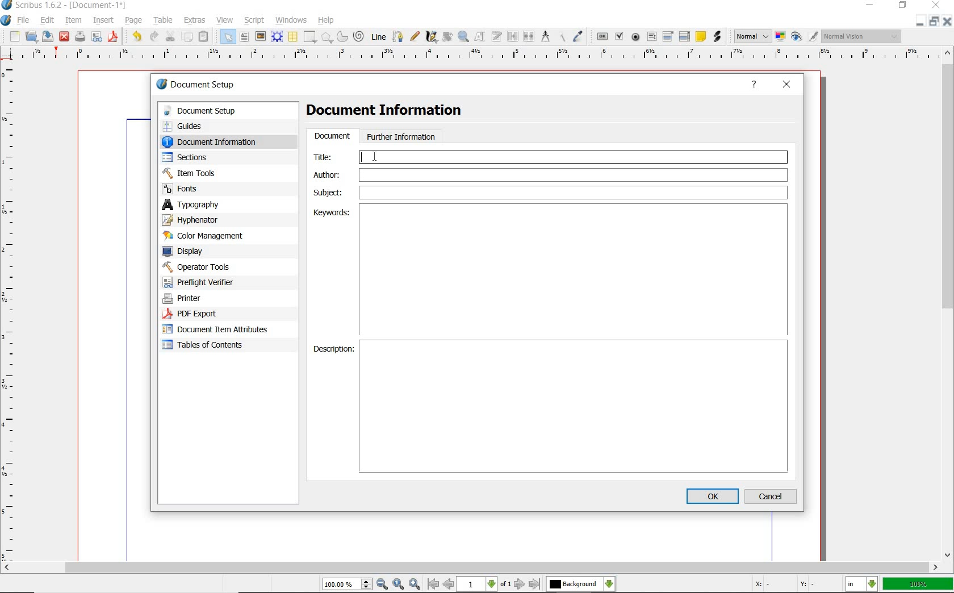  What do you see at coordinates (229, 36) in the screenshot?
I see `select` at bounding box center [229, 36].